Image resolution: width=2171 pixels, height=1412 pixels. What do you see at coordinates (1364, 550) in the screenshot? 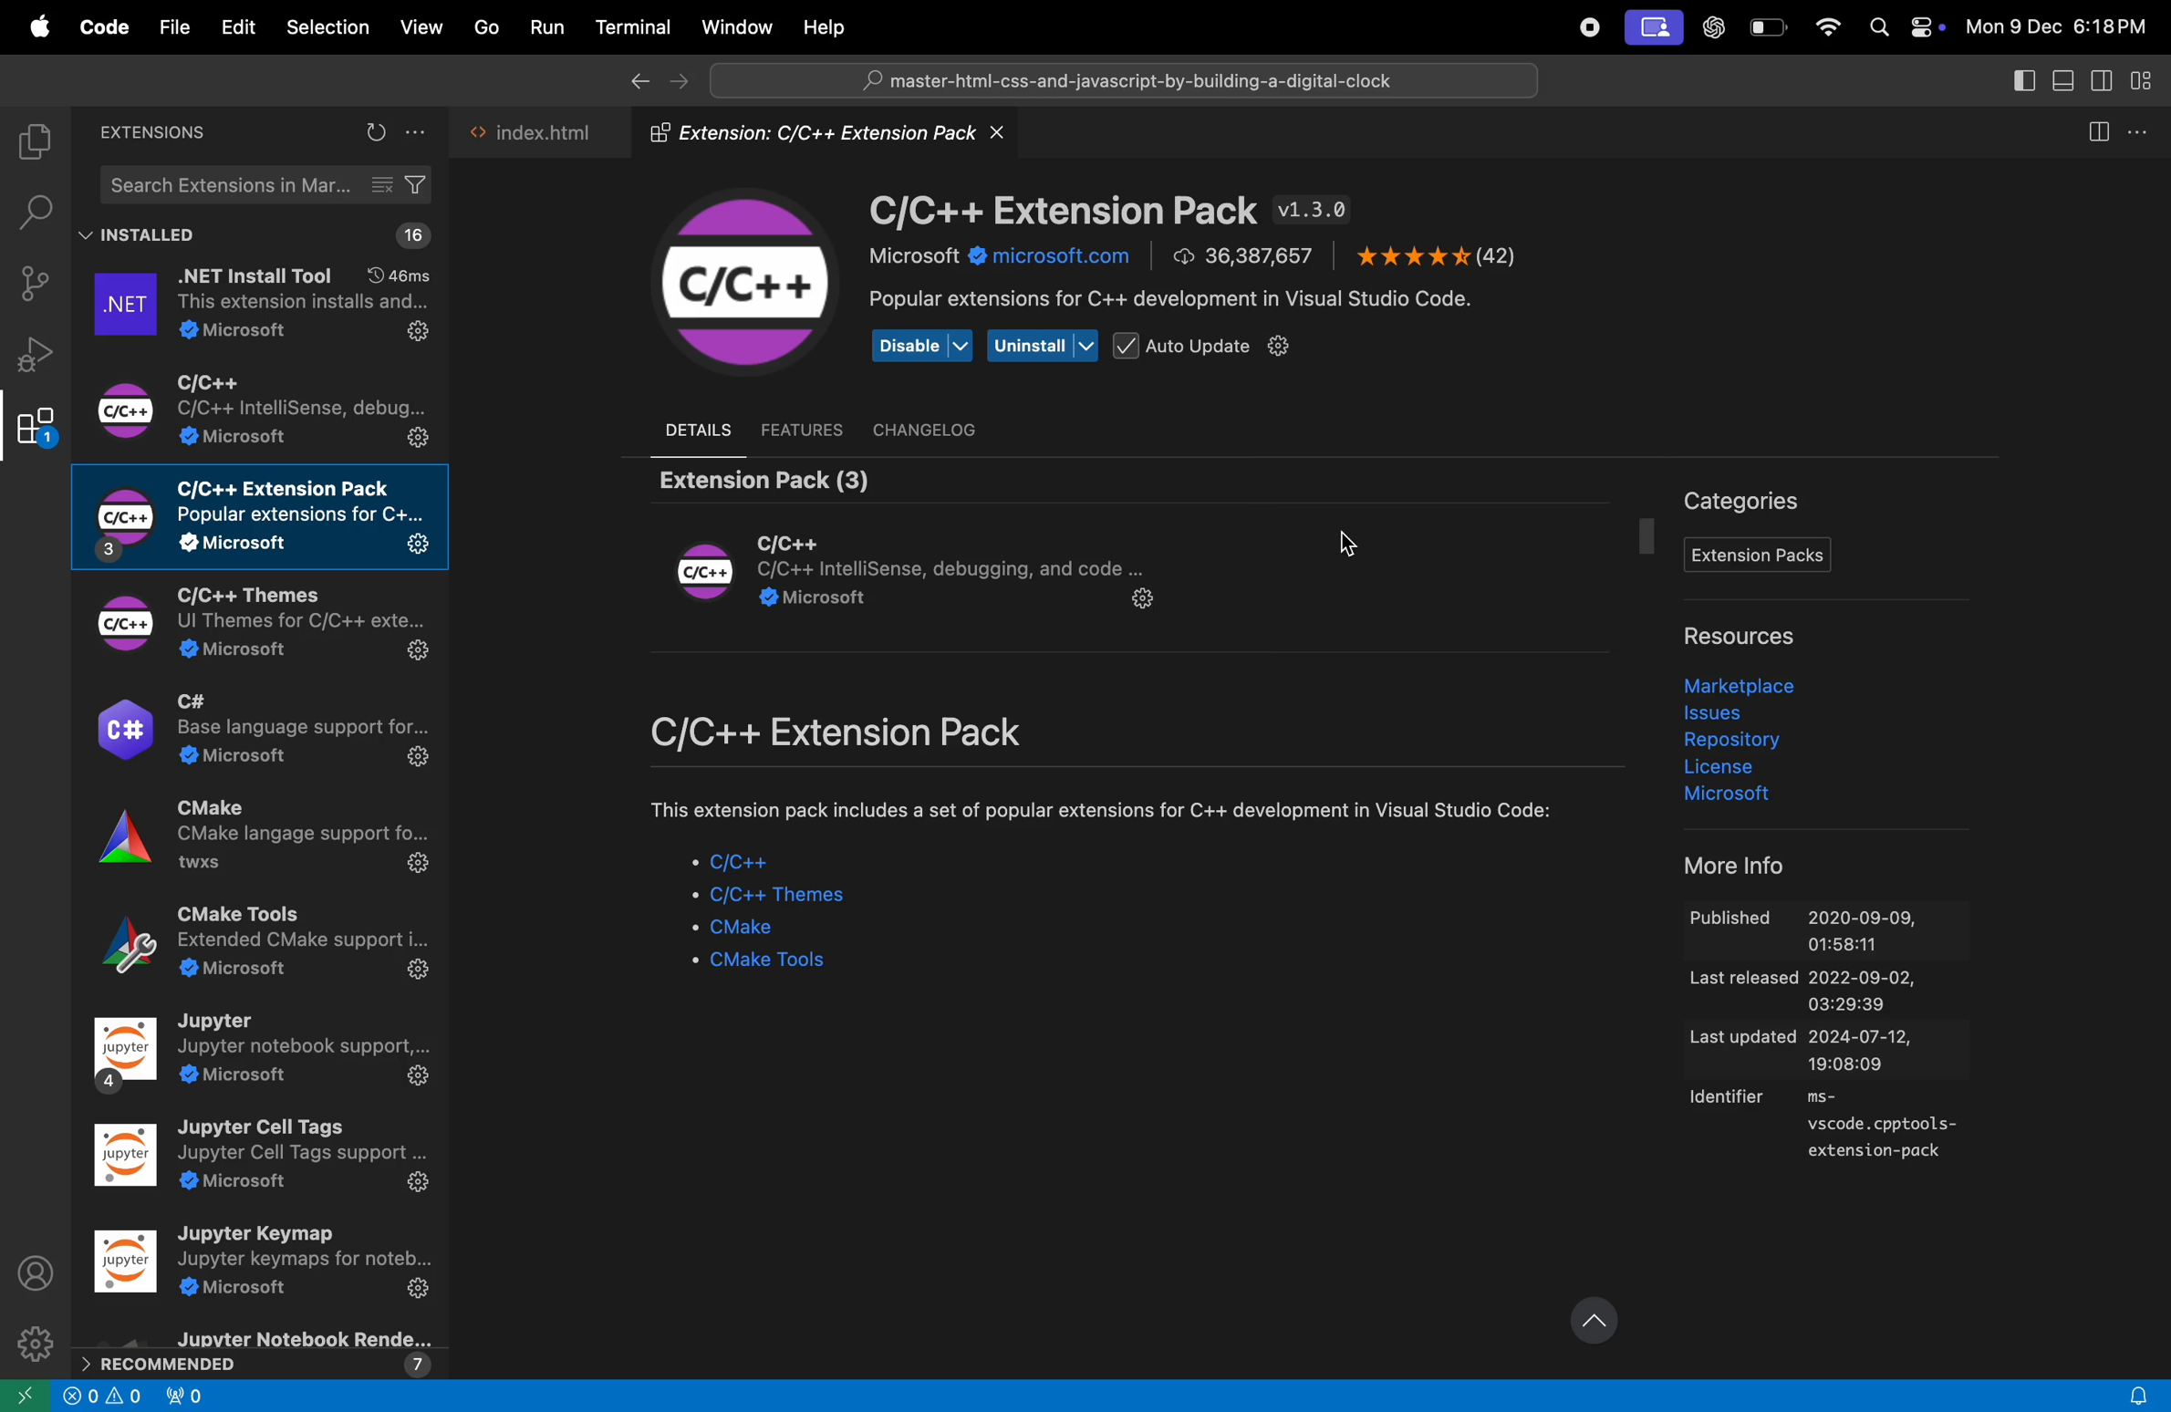
I see `cursor` at bounding box center [1364, 550].